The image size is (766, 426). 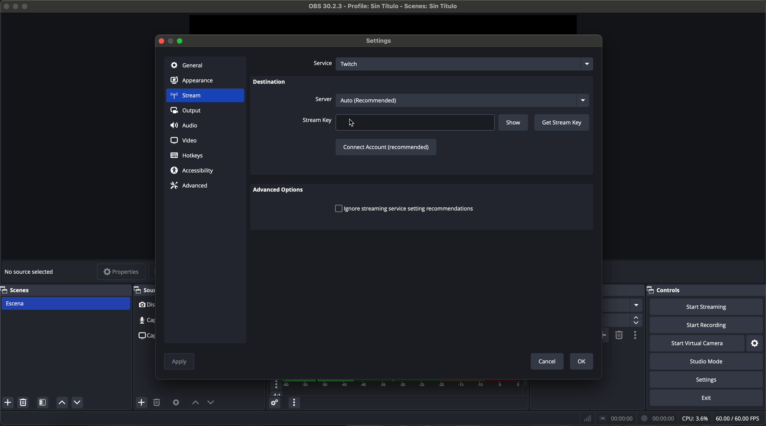 I want to click on no source selected, so click(x=31, y=271).